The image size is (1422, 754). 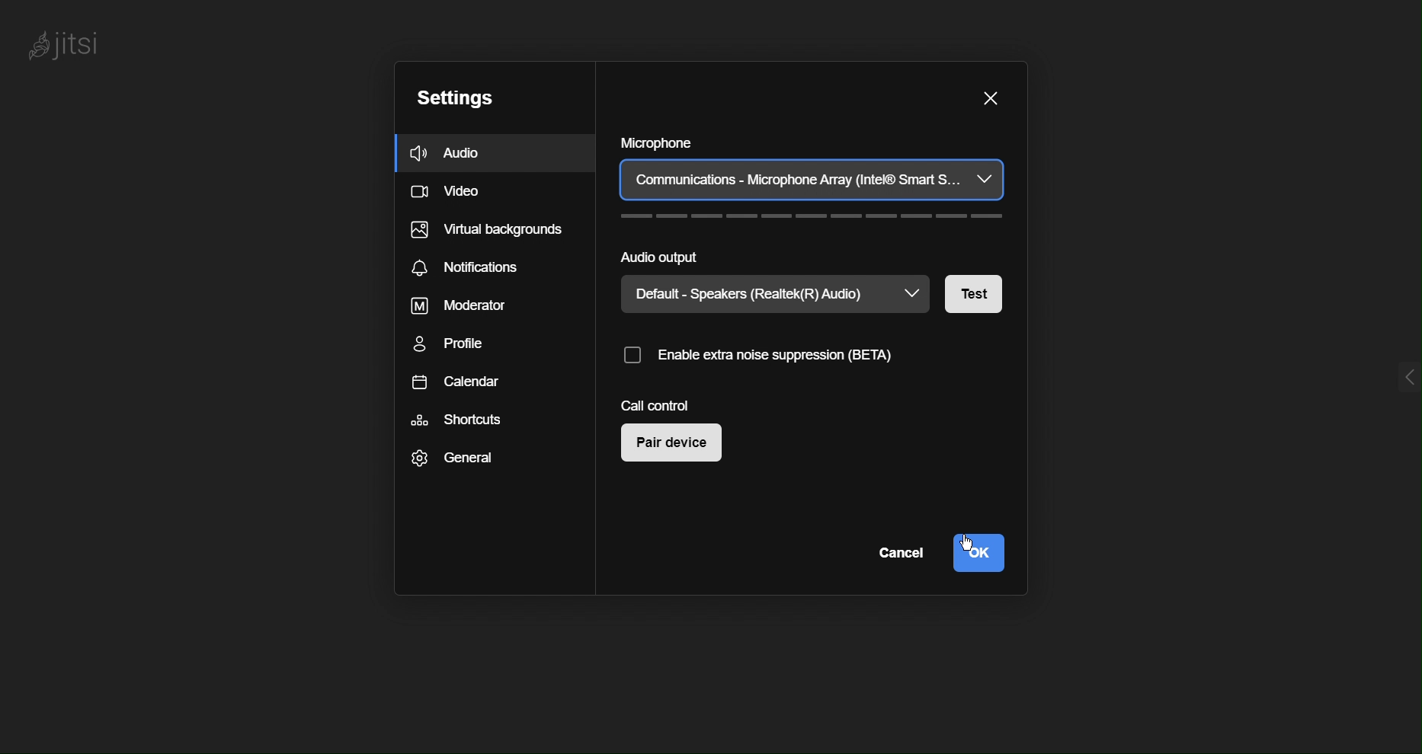 What do you see at coordinates (460, 386) in the screenshot?
I see `Calendar` at bounding box center [460, 386].